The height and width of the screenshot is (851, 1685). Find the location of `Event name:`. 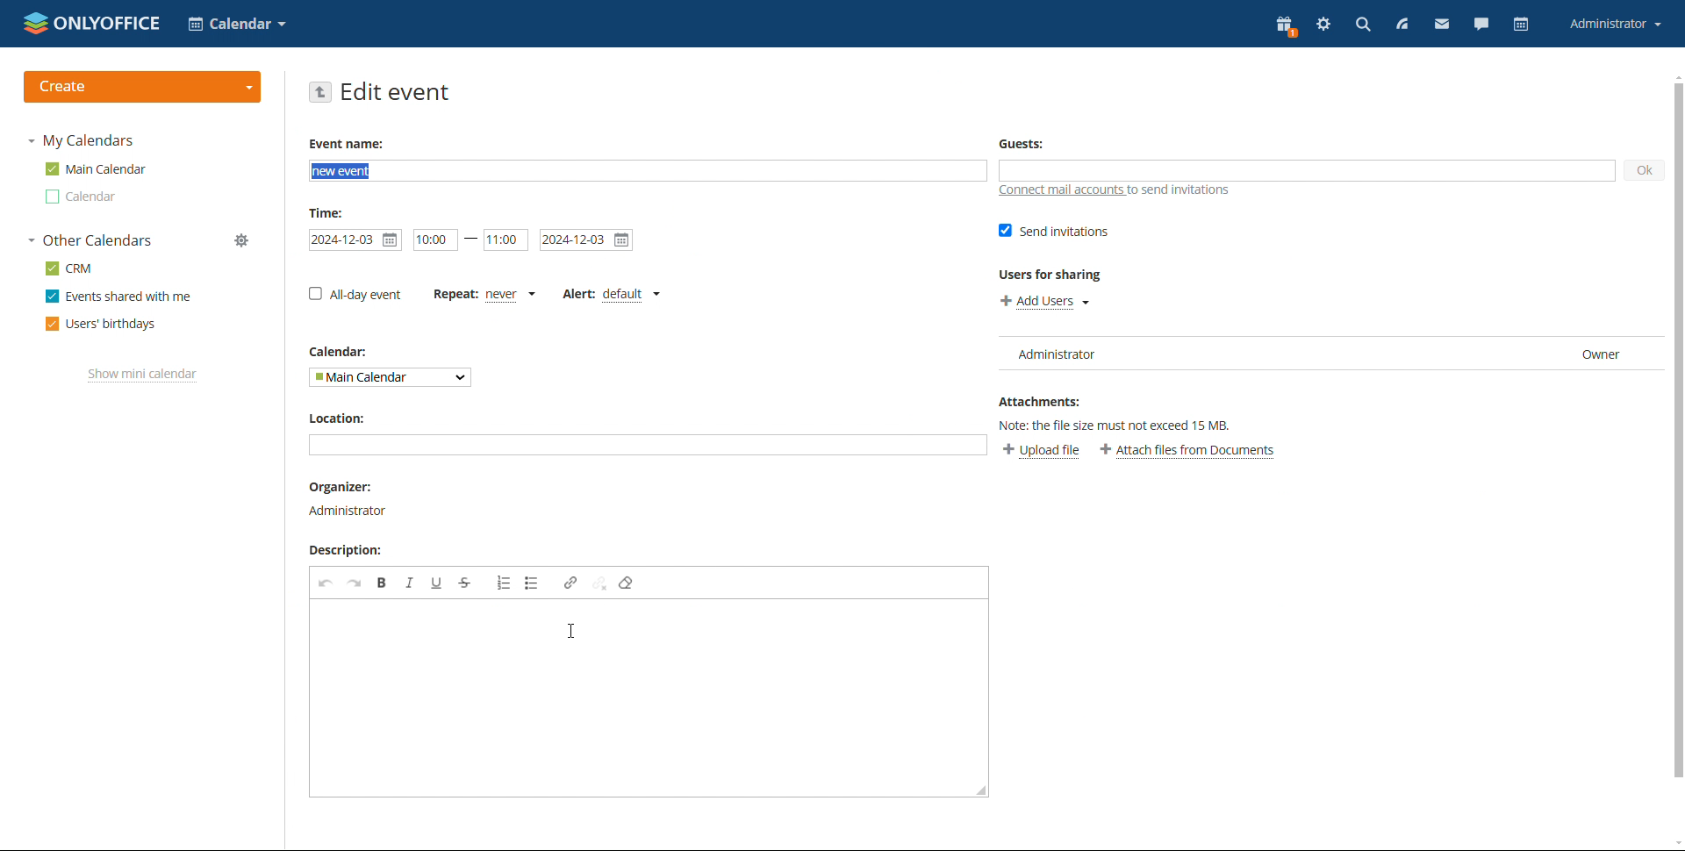

Event name: is located at coordinates (349, 144).